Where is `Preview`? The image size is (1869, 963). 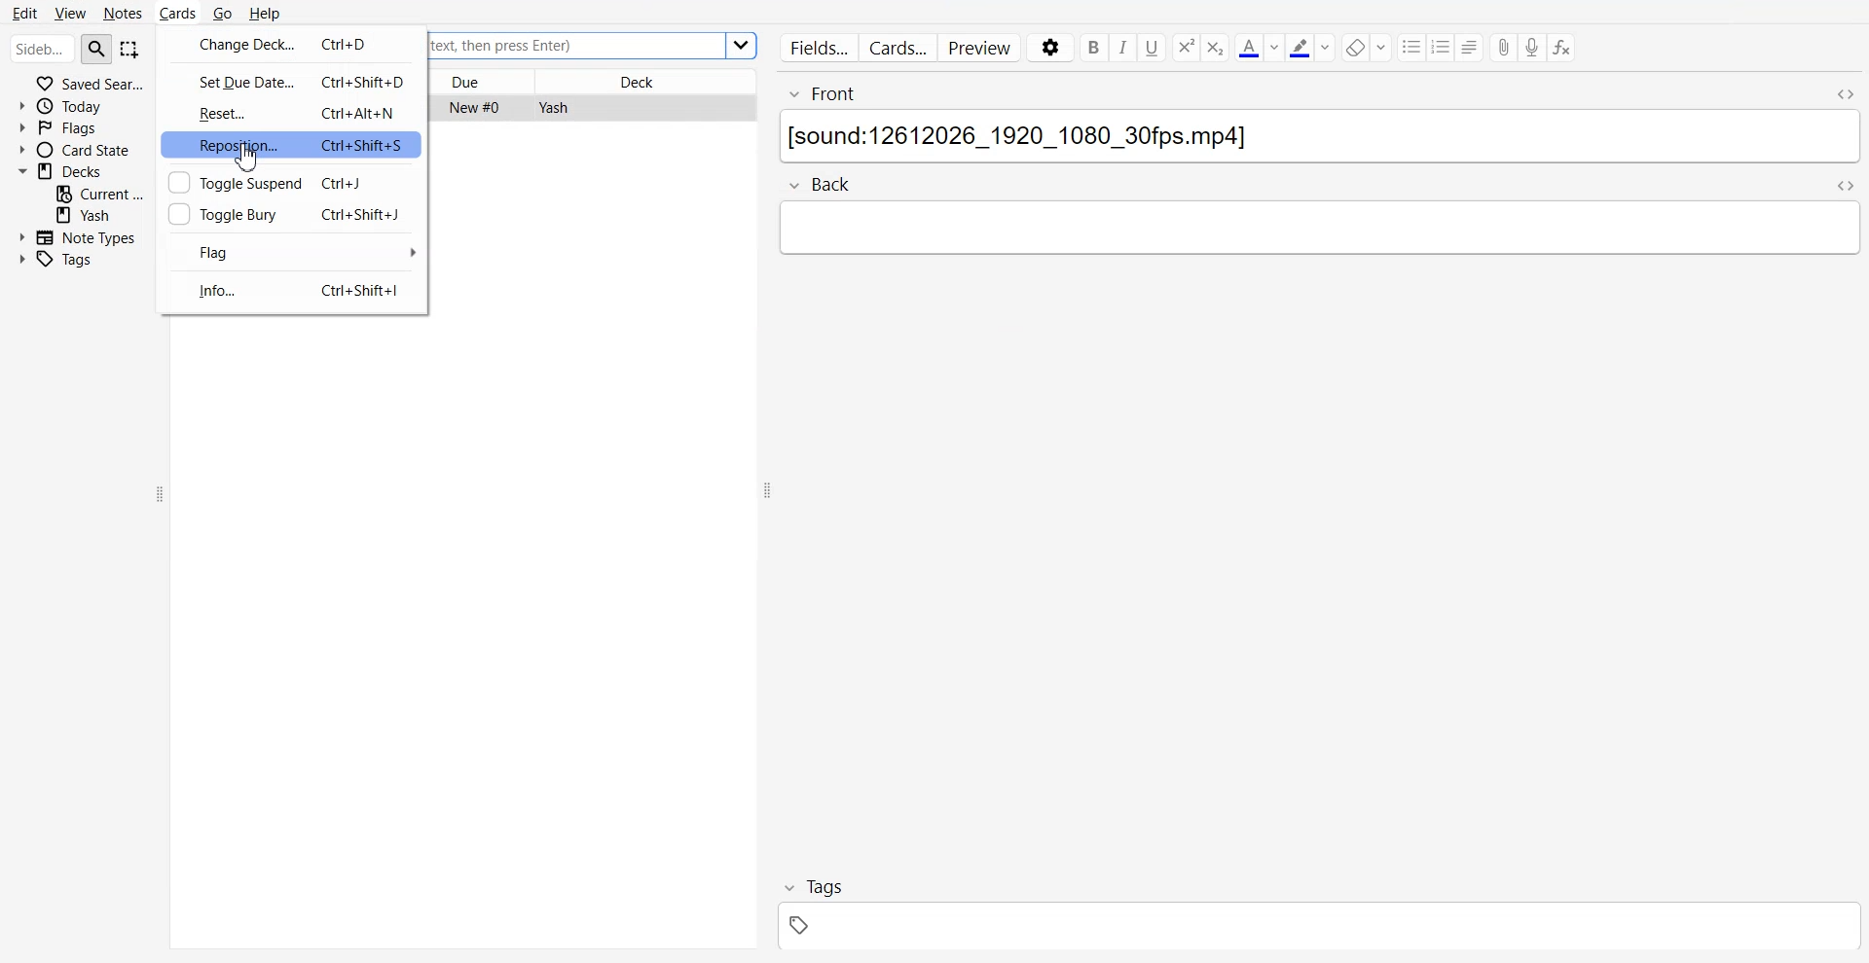
Preview is located at coordinates (982, 49).